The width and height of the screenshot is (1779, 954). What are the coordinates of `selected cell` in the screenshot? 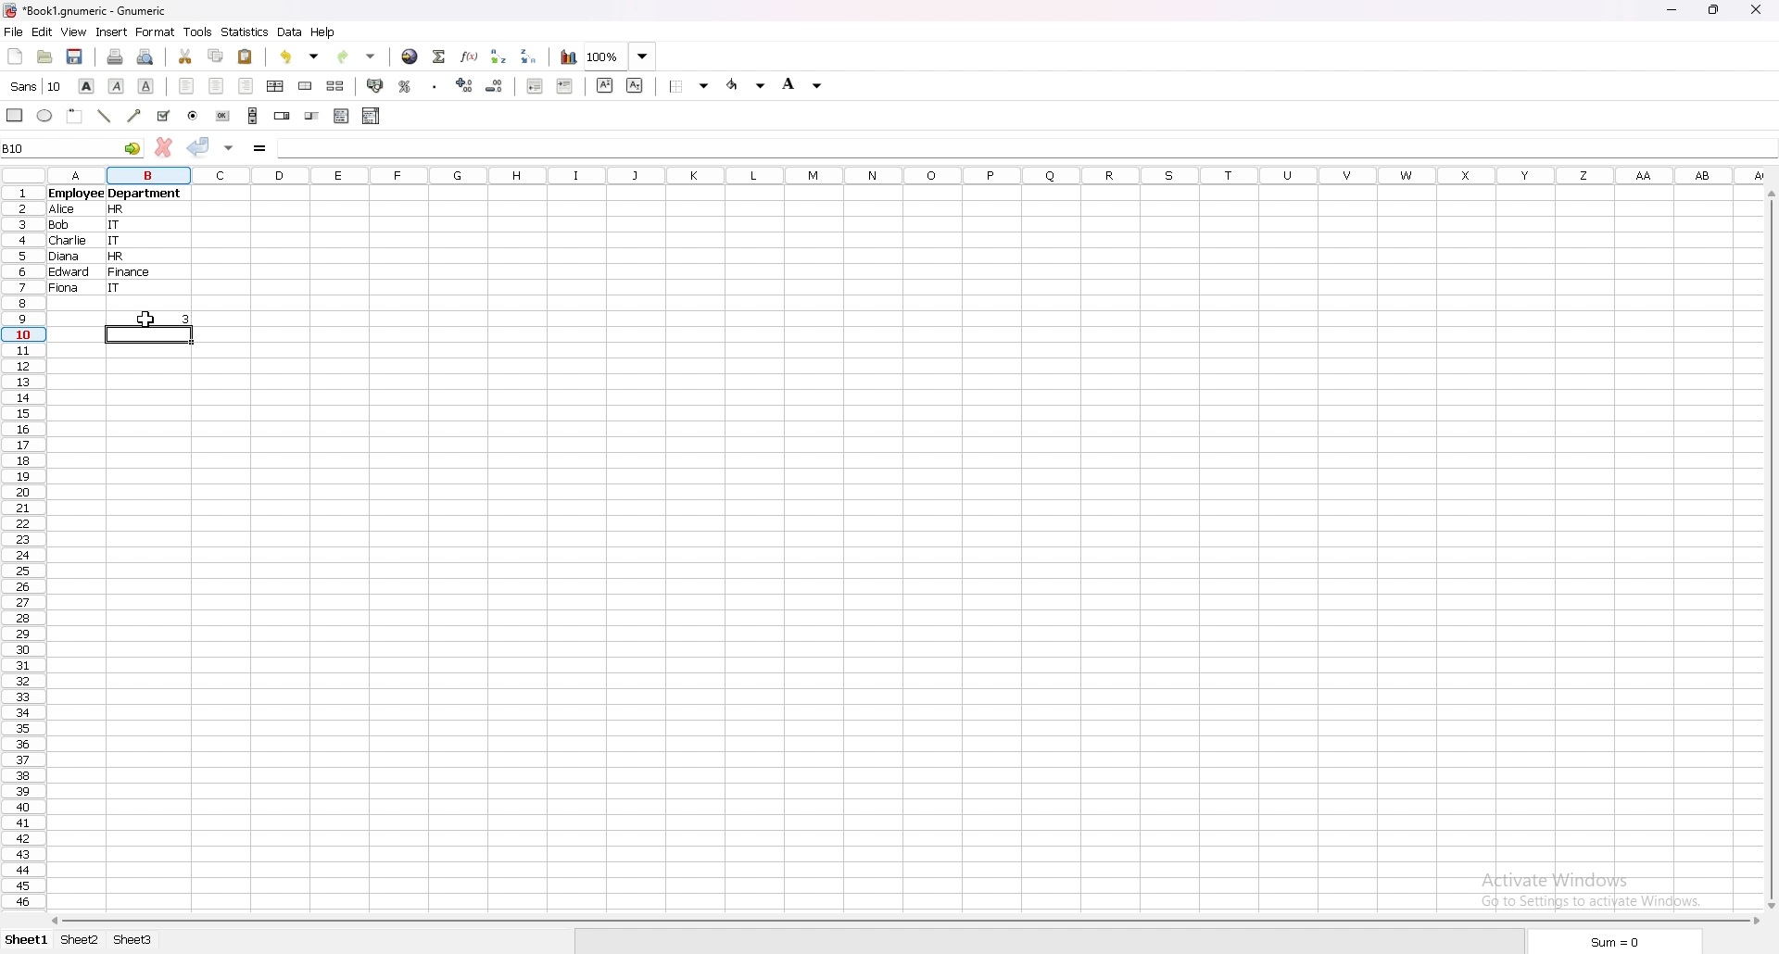 It's located at (148, 335).